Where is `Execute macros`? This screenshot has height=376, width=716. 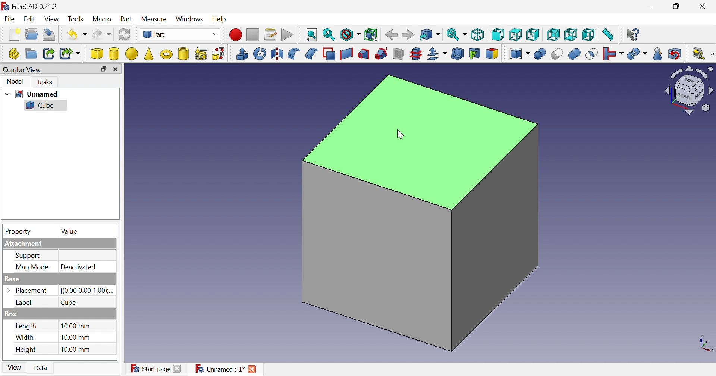 Execute macros is located at coordinates (288, 34).